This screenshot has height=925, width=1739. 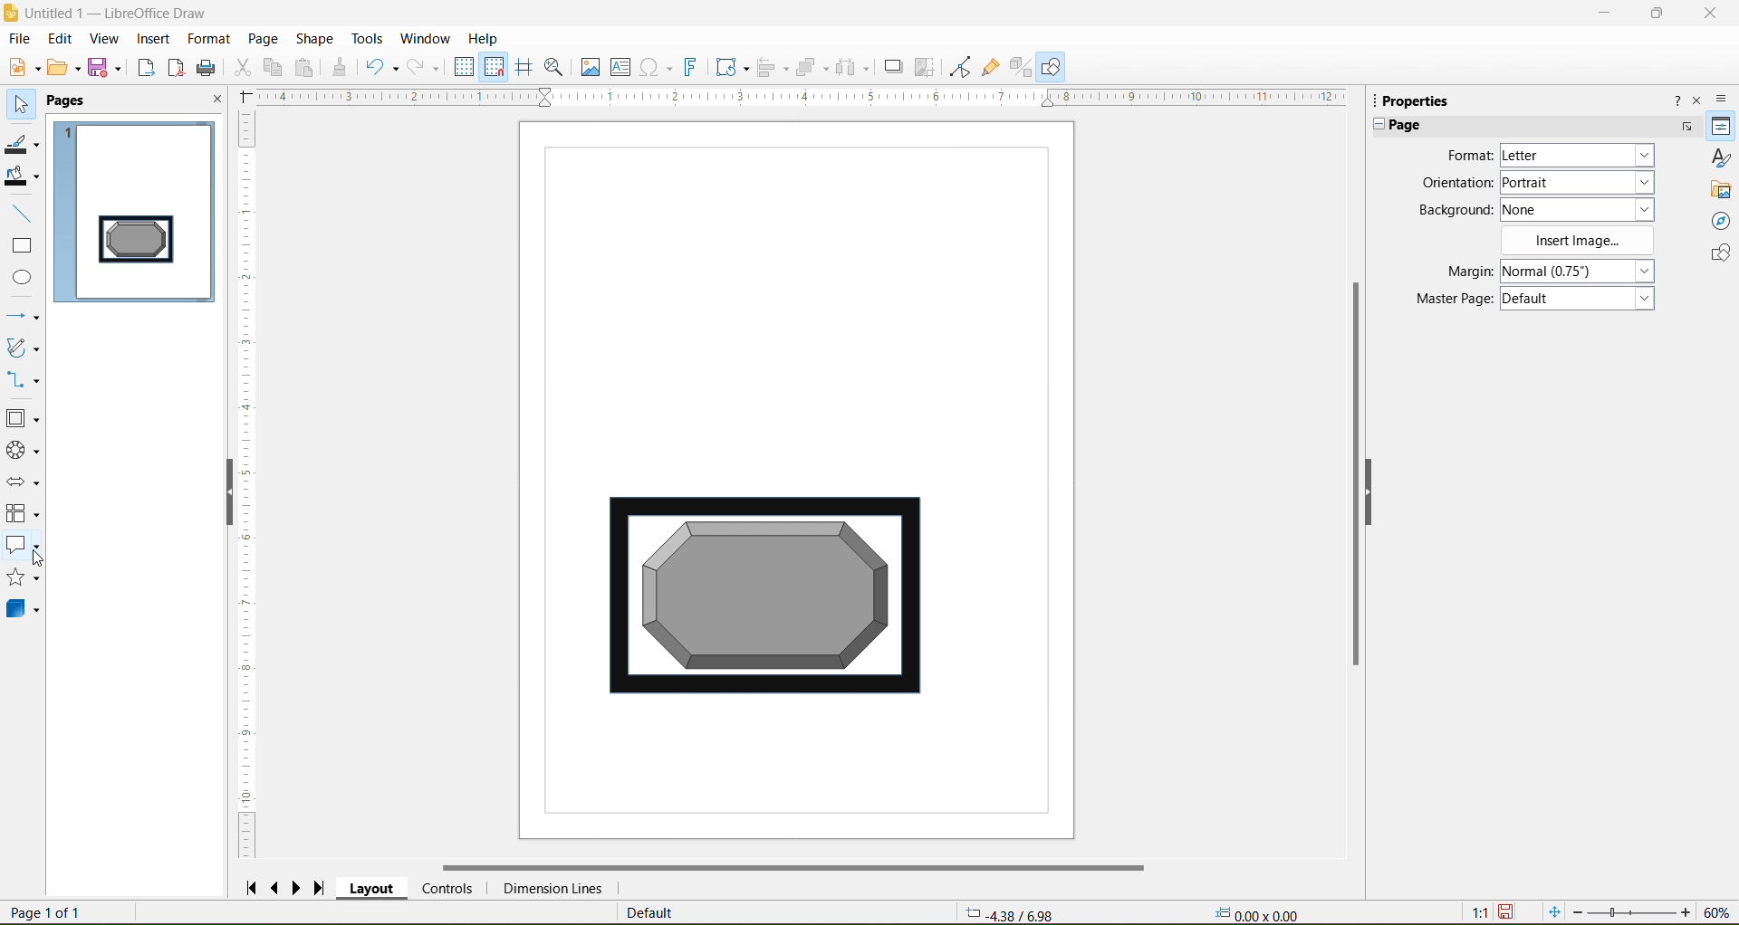 I want to click on Save, so click(x=108, y=71).